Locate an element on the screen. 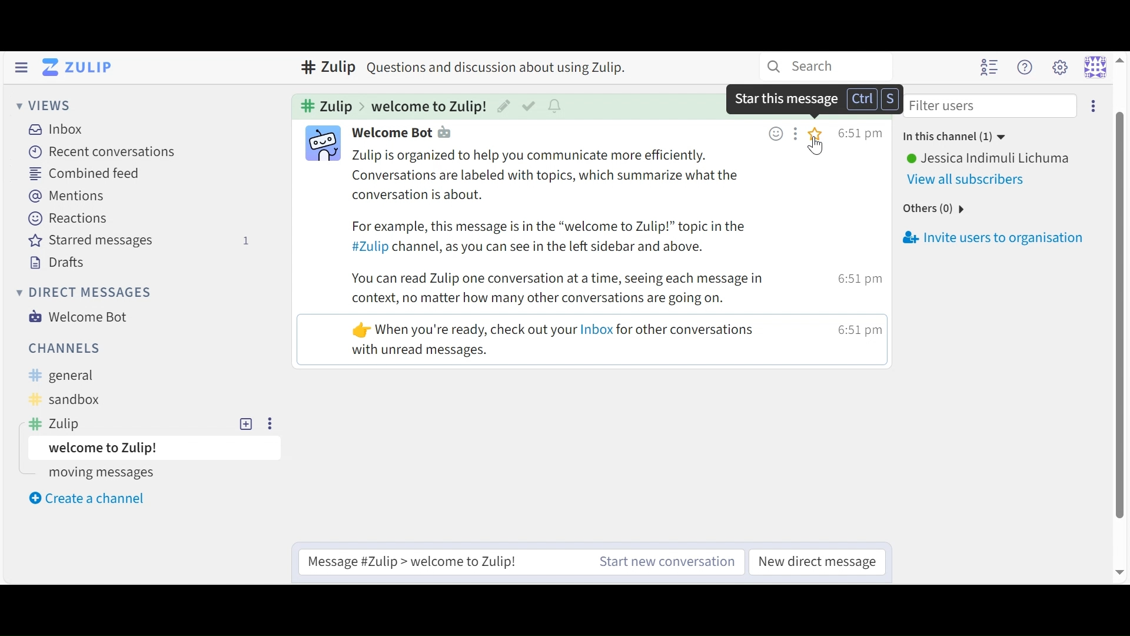  Go to Home (Imbox) is located at coordinates (77, 67).